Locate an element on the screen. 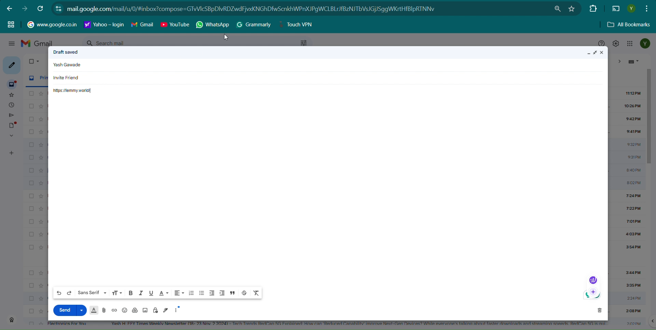  Size is located at coordinates (117, 293).